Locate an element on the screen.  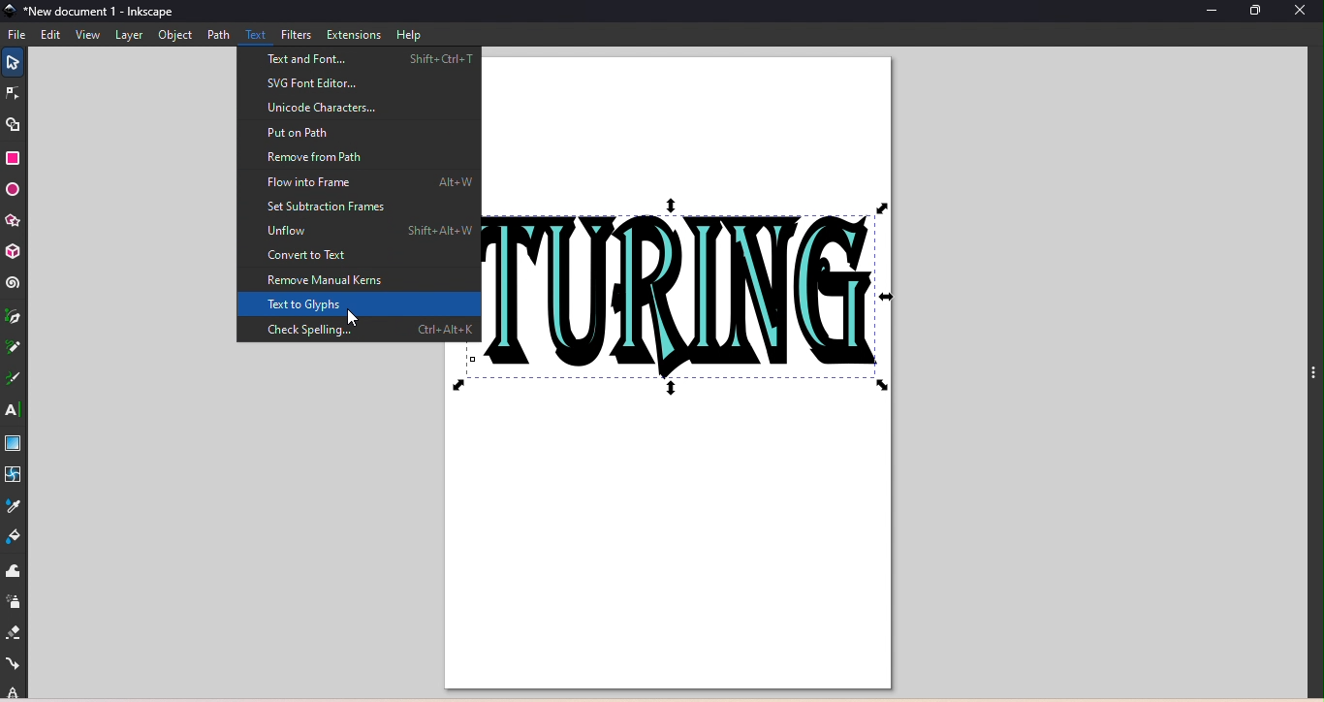
Remove from path is located at coordinates (358, 156).